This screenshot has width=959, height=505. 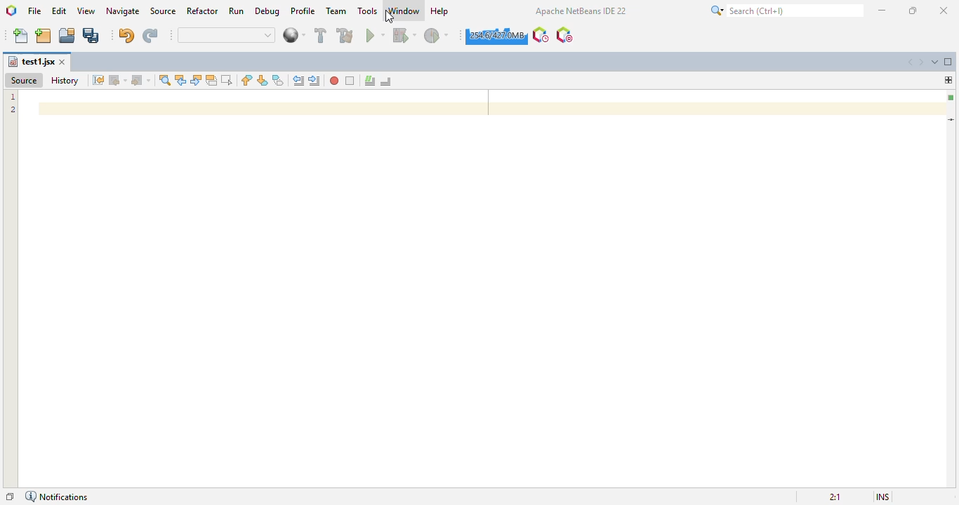 I want to click on profile the IDE, so click(x=541, y=35).